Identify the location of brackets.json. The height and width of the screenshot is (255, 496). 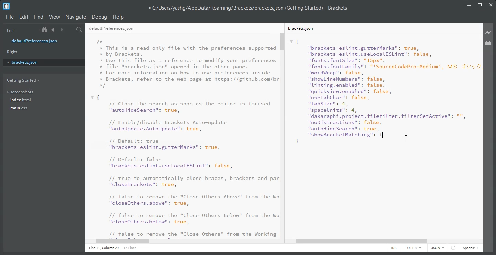
(300, 28).